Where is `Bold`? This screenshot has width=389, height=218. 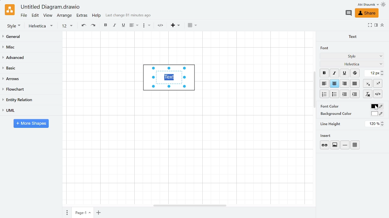
Bold is located at coordinates (324, 73).